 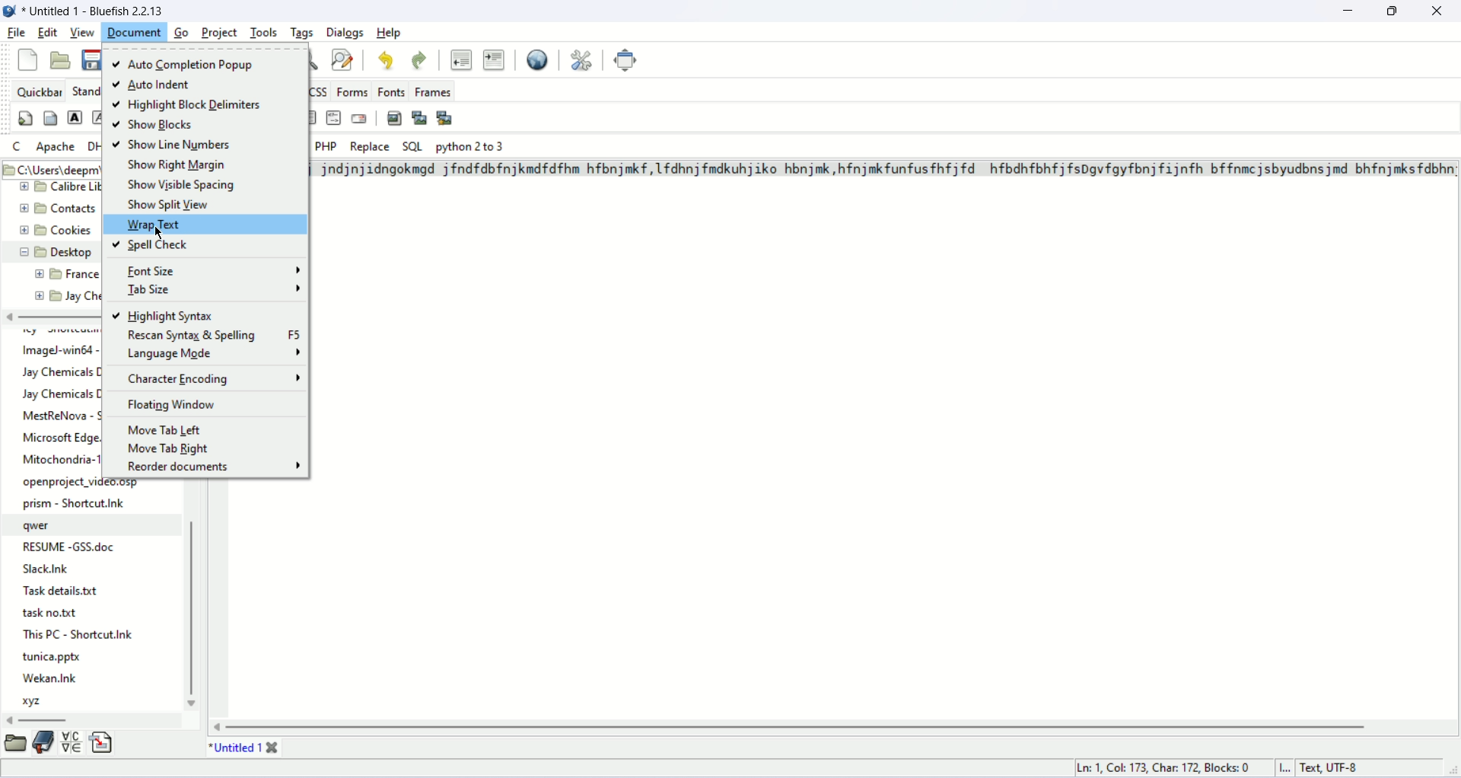 What do you see at coordinates (274, 746) in the screenshot?
I see `close` at bounding box center [274, 746].